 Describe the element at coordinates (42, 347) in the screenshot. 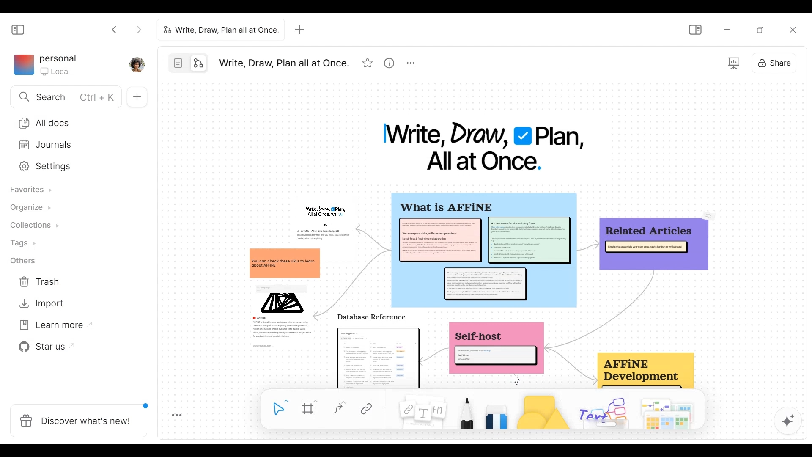

I see `Star us` at that location.